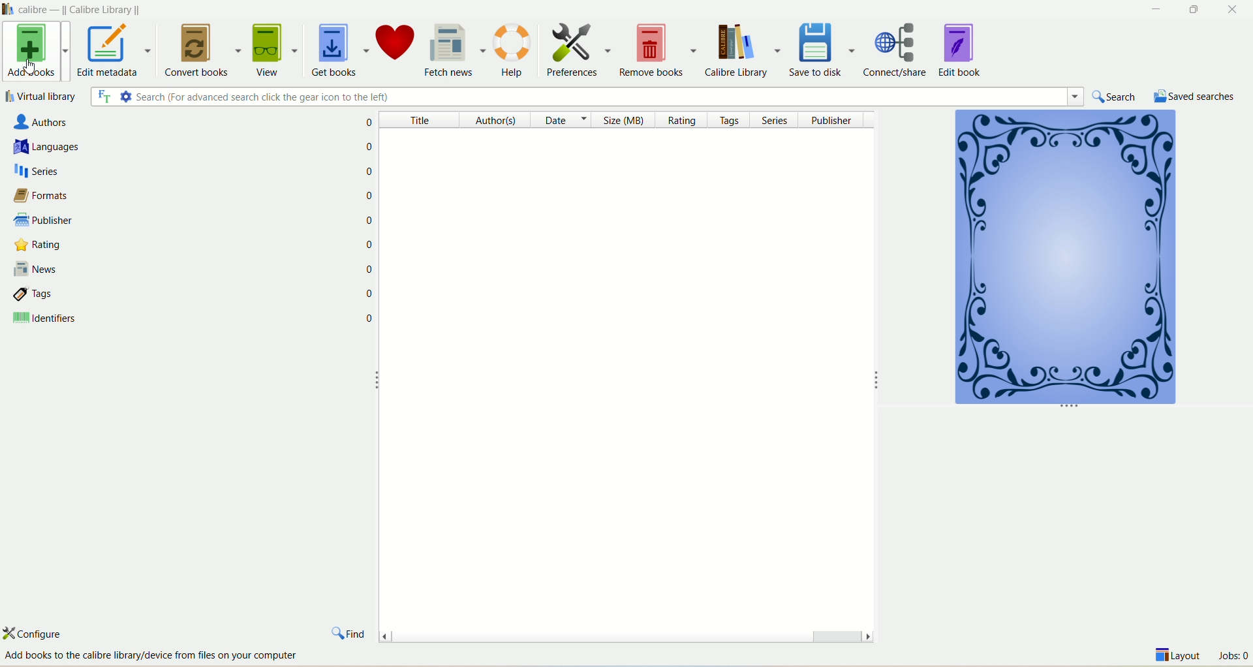 This screenshot has height=667, width=1253. What do you see at coordinates (686, 121) in the screenshot?
I see `rating` at bounding box center [686, 121].